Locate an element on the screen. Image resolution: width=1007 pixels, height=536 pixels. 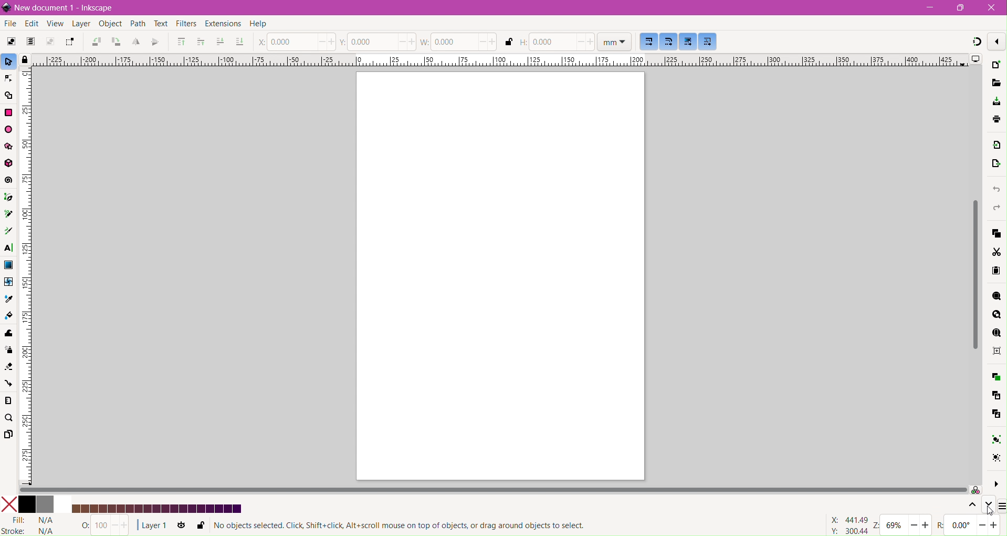
Document Title - Application Name is located at coordinates (67, 8).